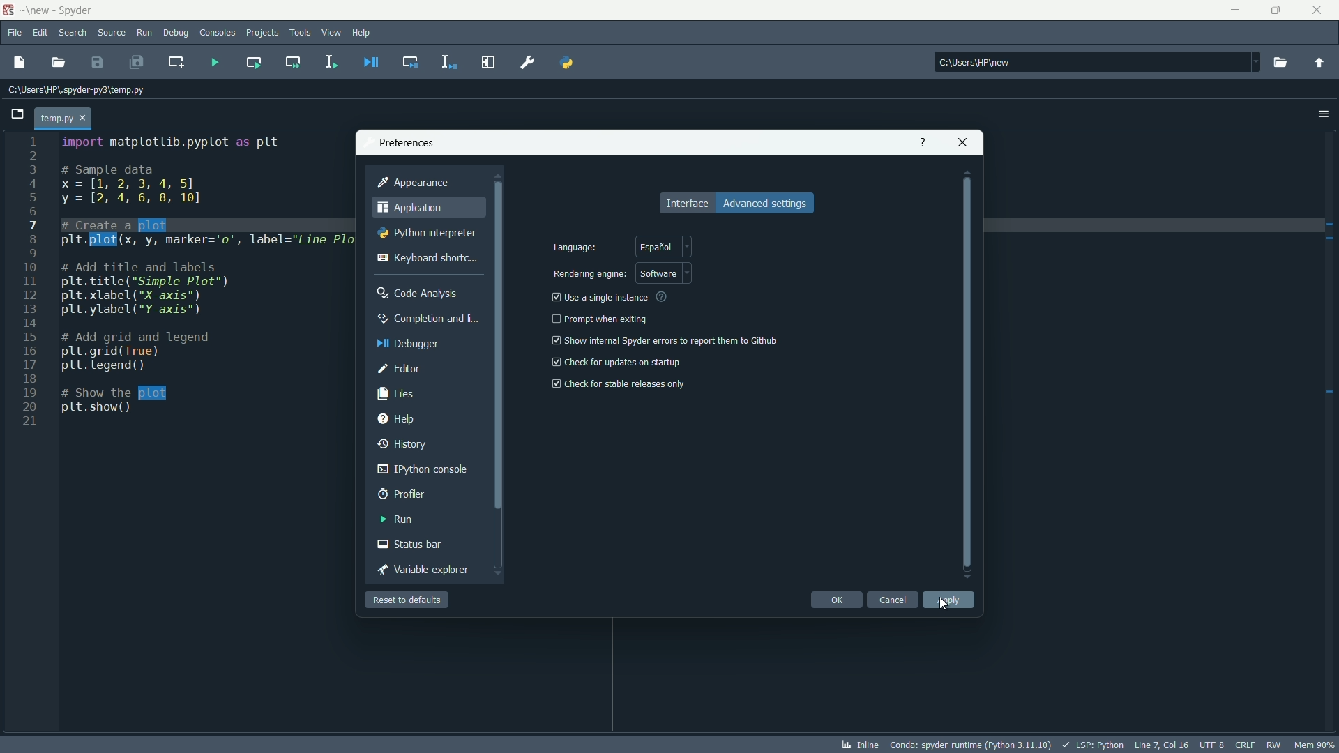 This screenshot has width=1339, height=753. I want to click on file encoding, so click(1211, 745).